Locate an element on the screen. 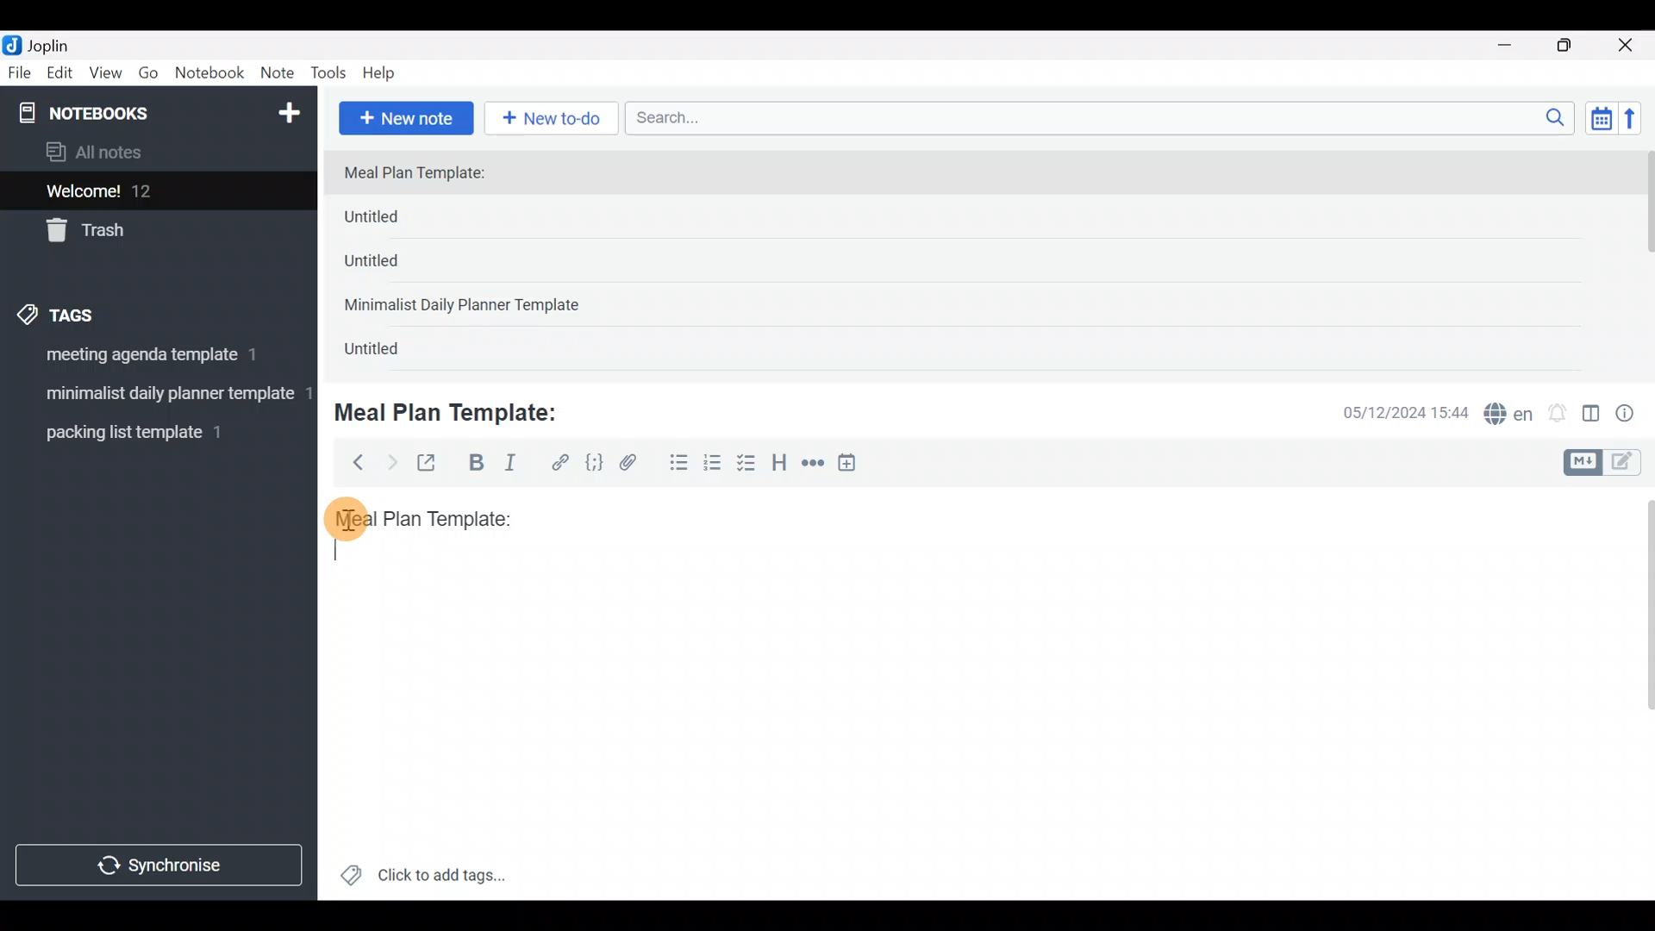 The height and width of the screenshot is (931, 1655). Synchronize is located at coordinates (161, 865).